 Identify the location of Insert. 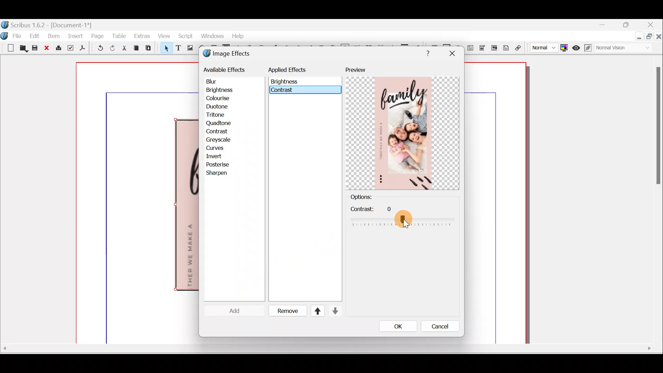
(76, 36).